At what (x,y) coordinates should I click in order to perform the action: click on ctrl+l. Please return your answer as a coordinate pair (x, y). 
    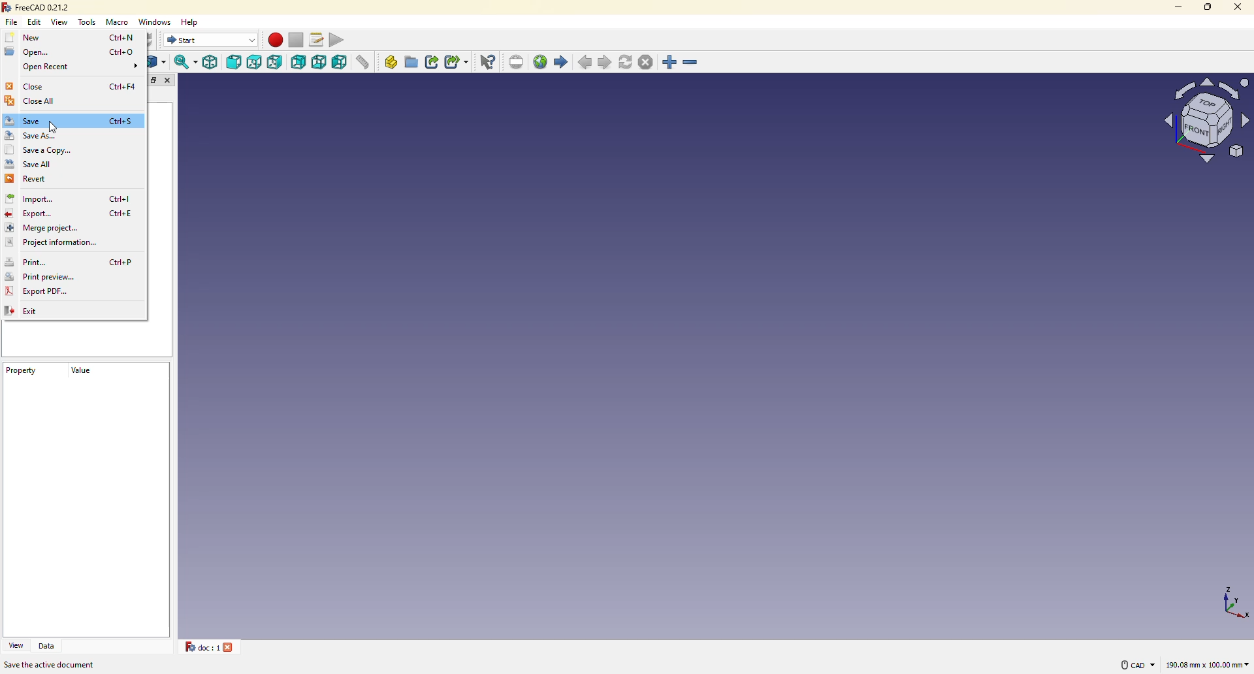
    Looking at the image, I should click on (121, 199).